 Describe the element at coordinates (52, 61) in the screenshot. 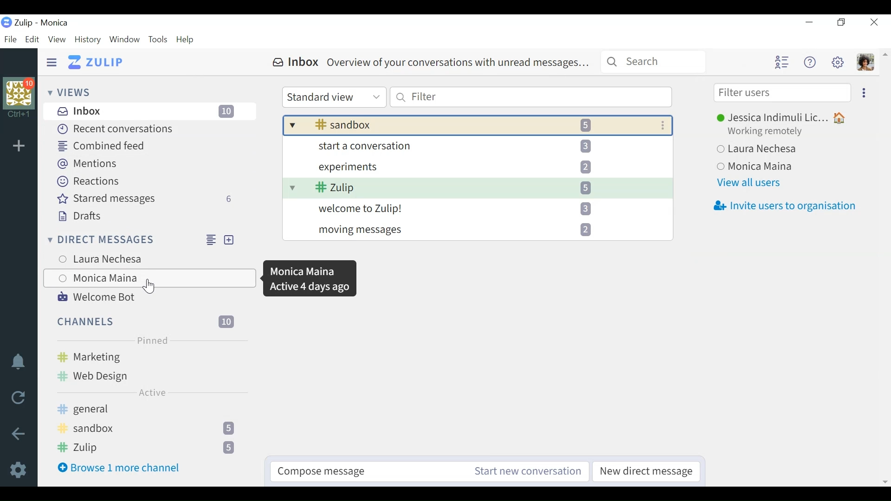

I see `Hide Sidebar` at that location.